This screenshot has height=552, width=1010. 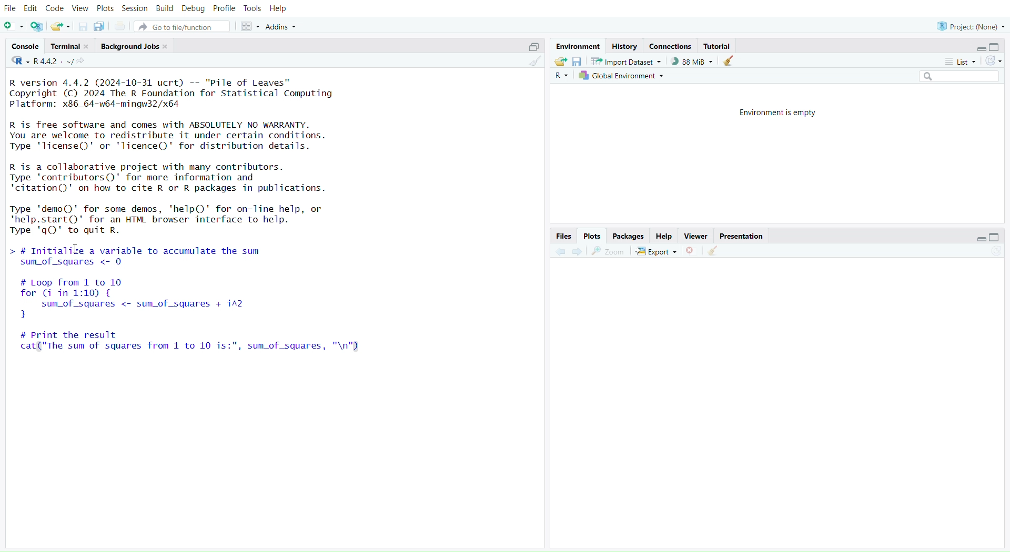 What do you see at coordinates (658, 251) in the screenshot?
I see `export` at bounding box center [658, 251].